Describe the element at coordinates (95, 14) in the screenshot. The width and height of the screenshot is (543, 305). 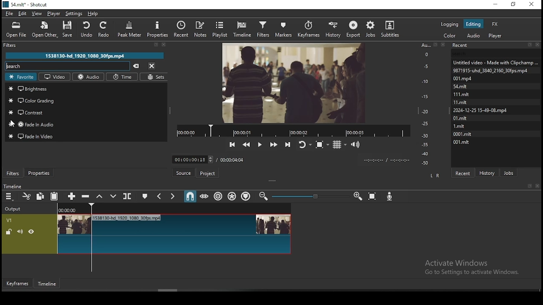
I see `help` at that location.